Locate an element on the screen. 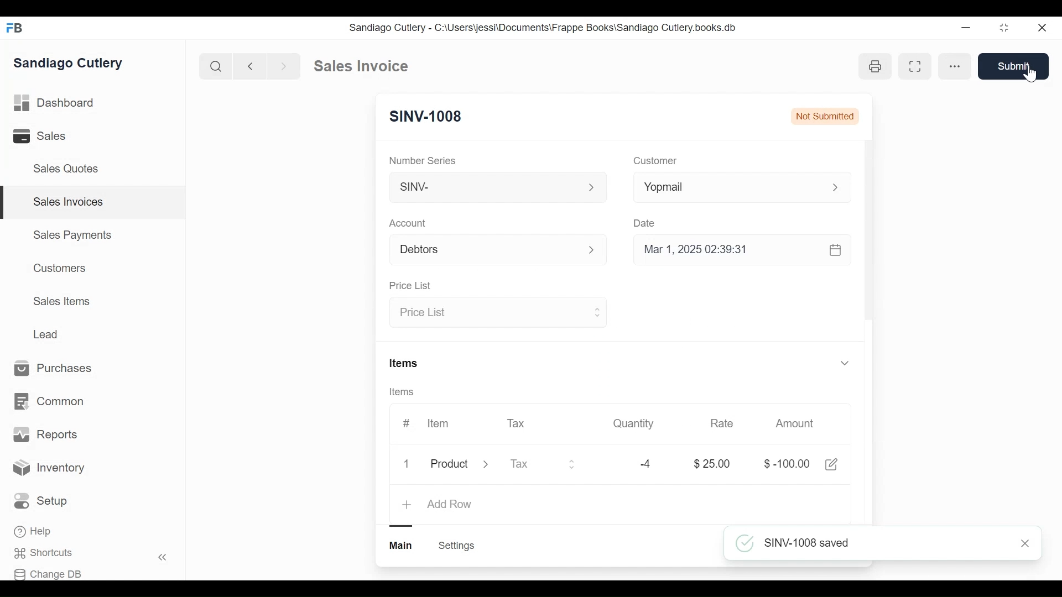 The height and width of the screenshot is (597, 1062). SINV-1008 saved is located at coordinates (793, 542).